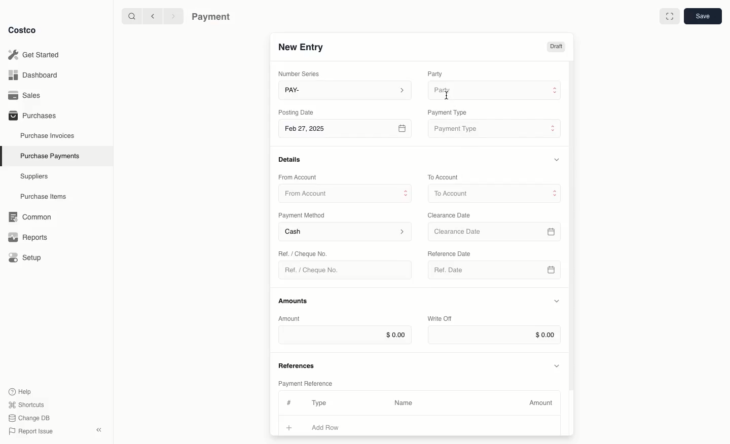  Describe the element at coordinates (303, 215) in the screenshot. I see `Payment Method` at that location.